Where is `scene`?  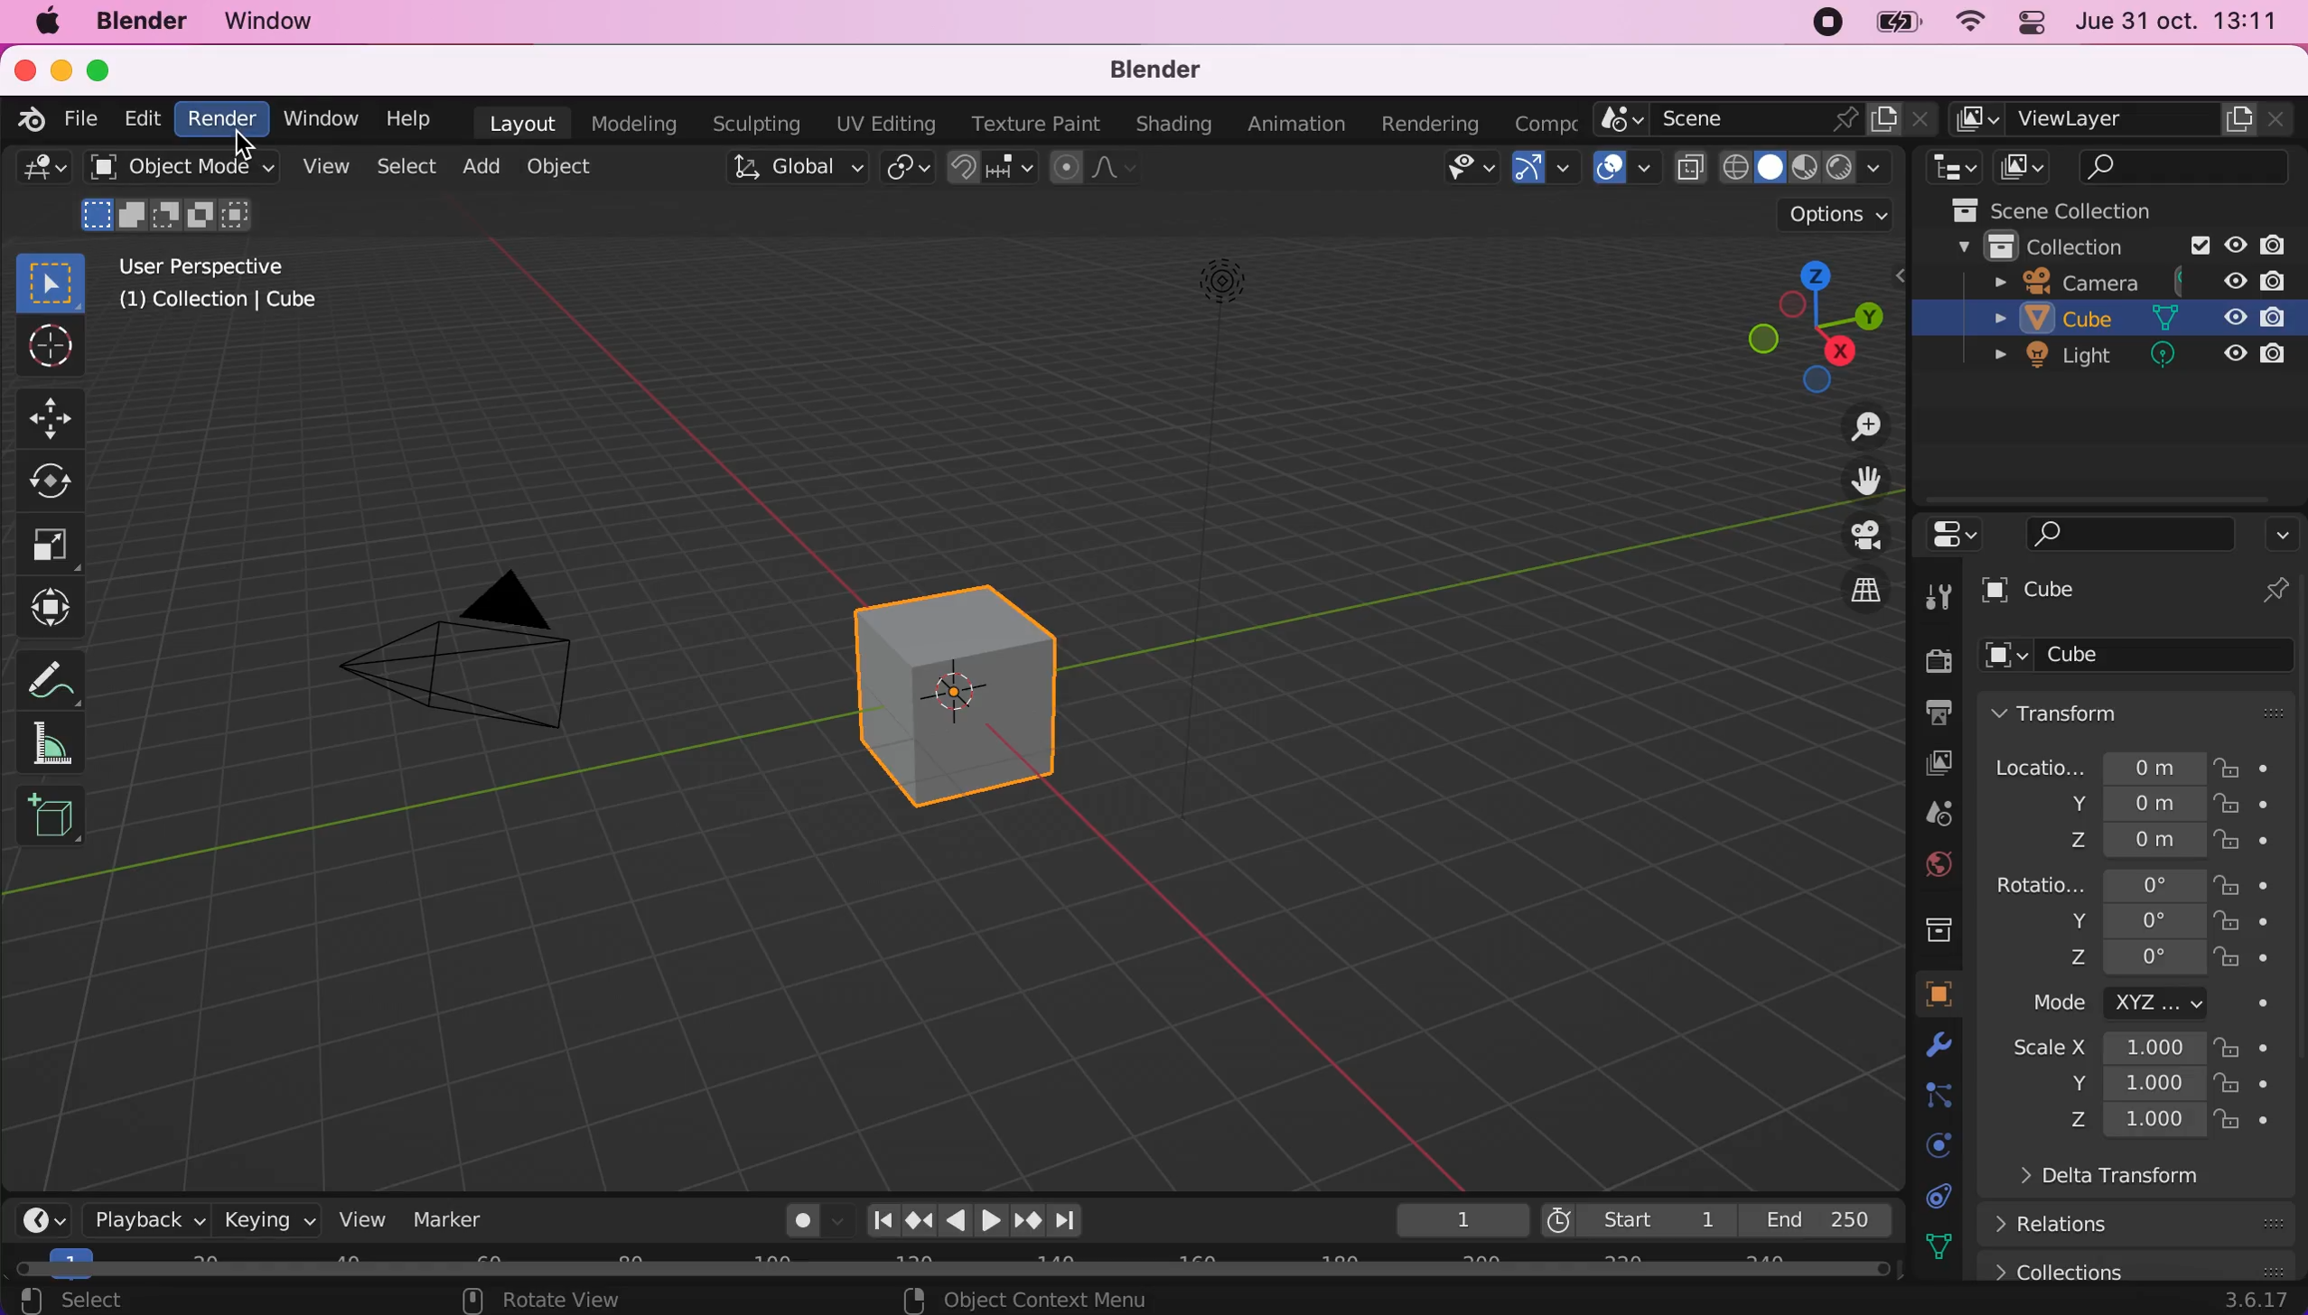
scene is located at coordinates (1938, 815).